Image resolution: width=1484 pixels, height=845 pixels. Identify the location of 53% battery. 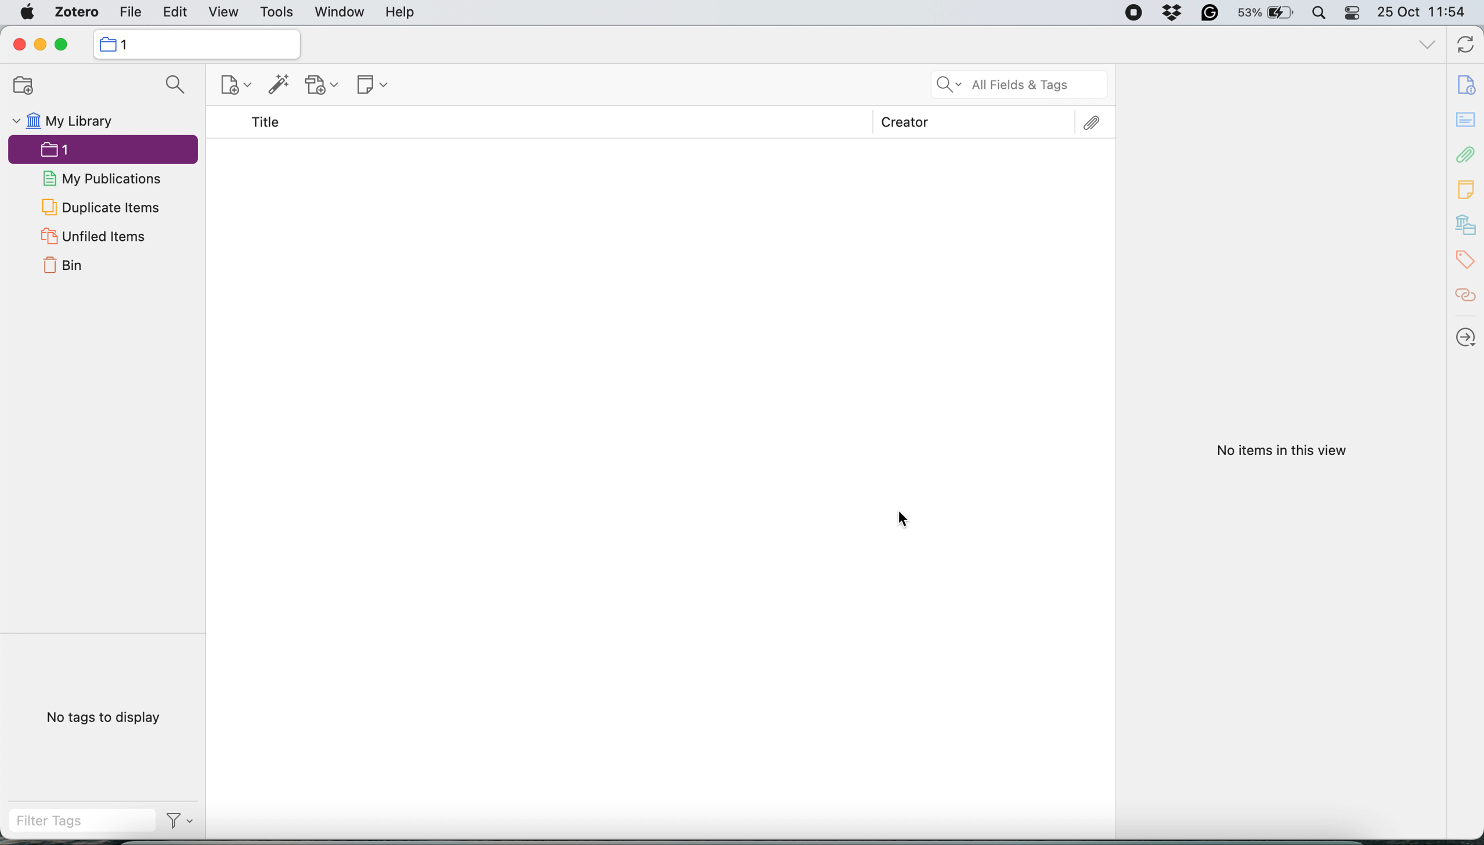
(1269, 13).